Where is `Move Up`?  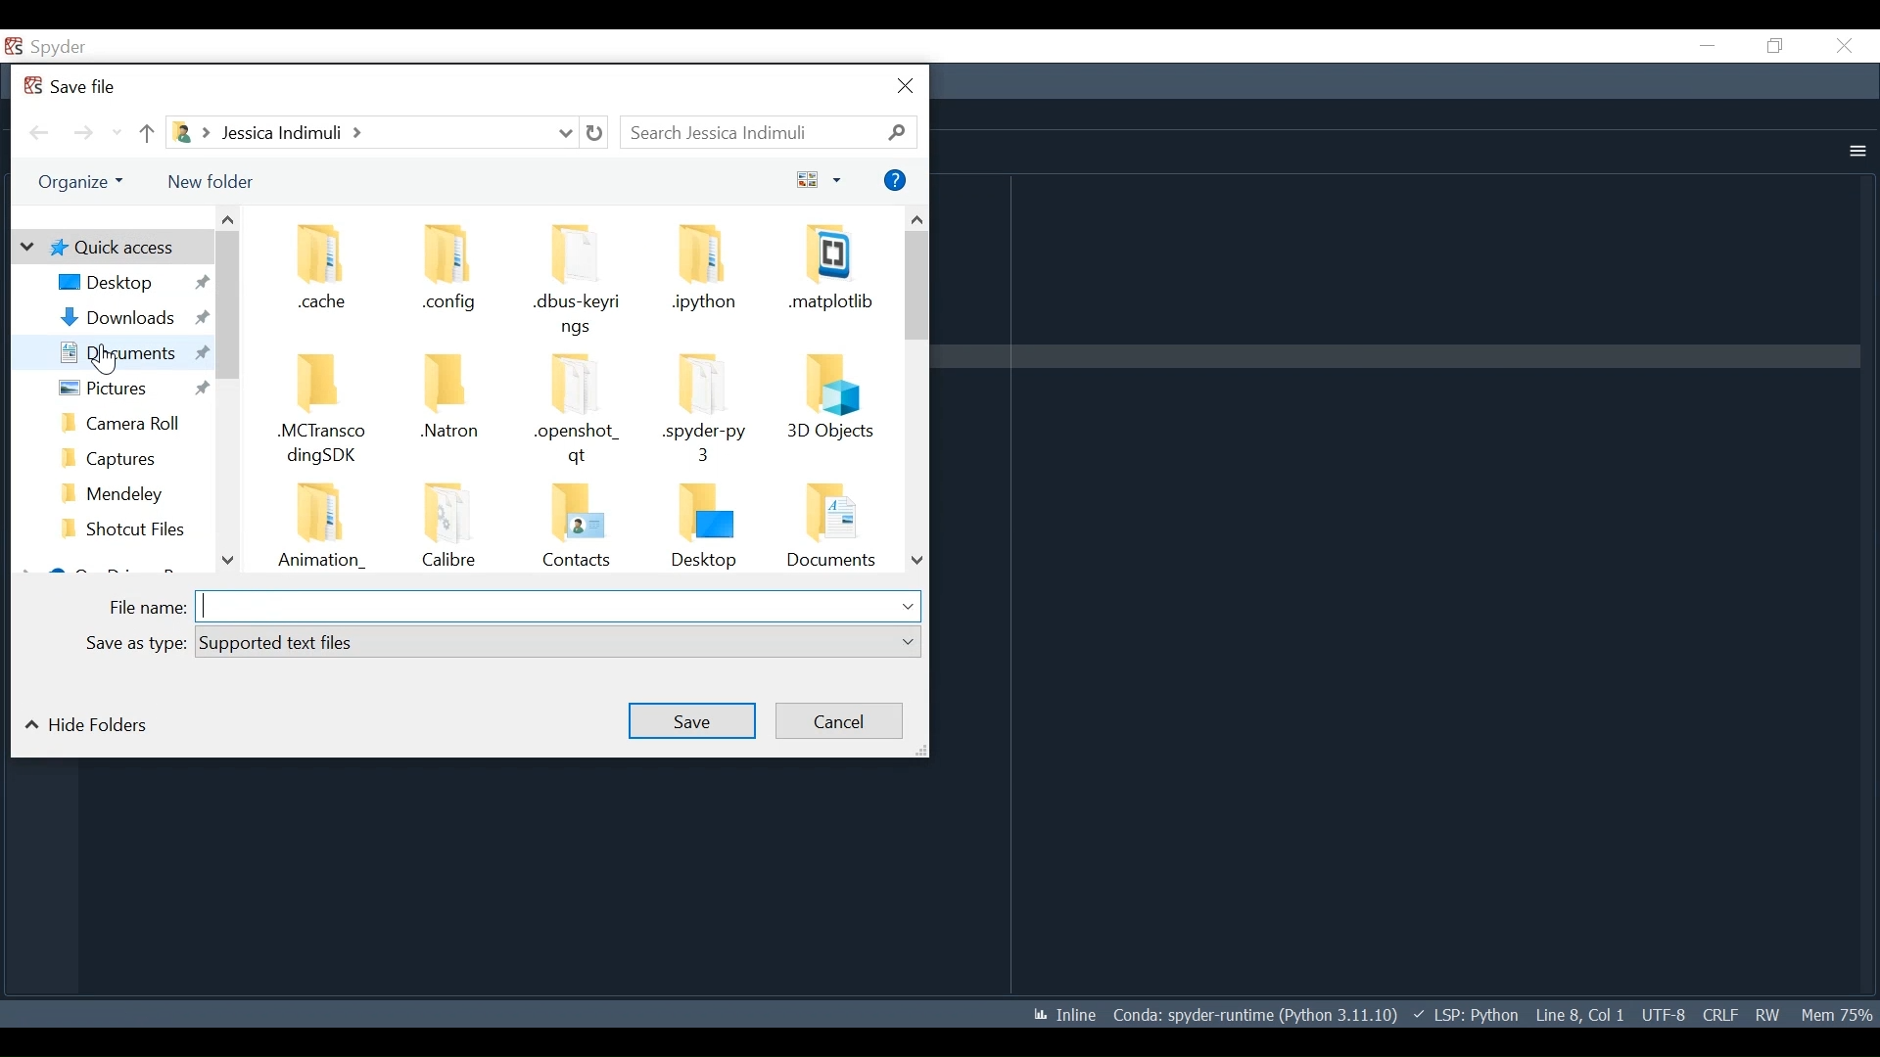
Move Up is located at coordinates (148, 134).